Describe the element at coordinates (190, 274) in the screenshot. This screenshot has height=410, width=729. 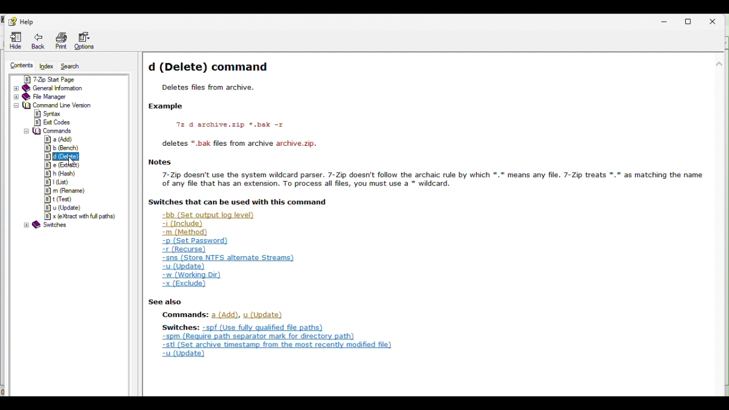
I see `-w (Working Dir)` at that location.